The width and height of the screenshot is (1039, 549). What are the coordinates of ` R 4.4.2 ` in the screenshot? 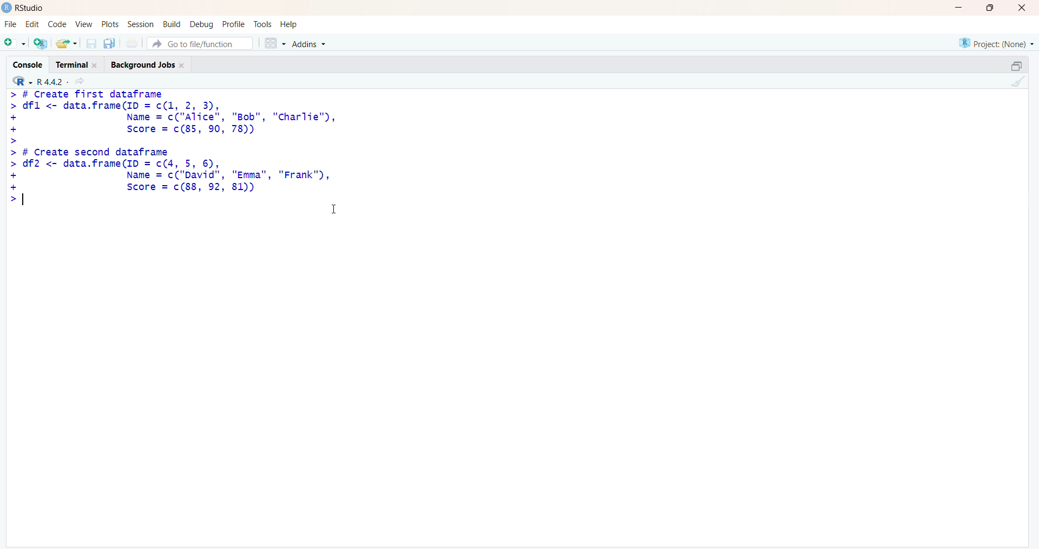 It's located at (39, 80).